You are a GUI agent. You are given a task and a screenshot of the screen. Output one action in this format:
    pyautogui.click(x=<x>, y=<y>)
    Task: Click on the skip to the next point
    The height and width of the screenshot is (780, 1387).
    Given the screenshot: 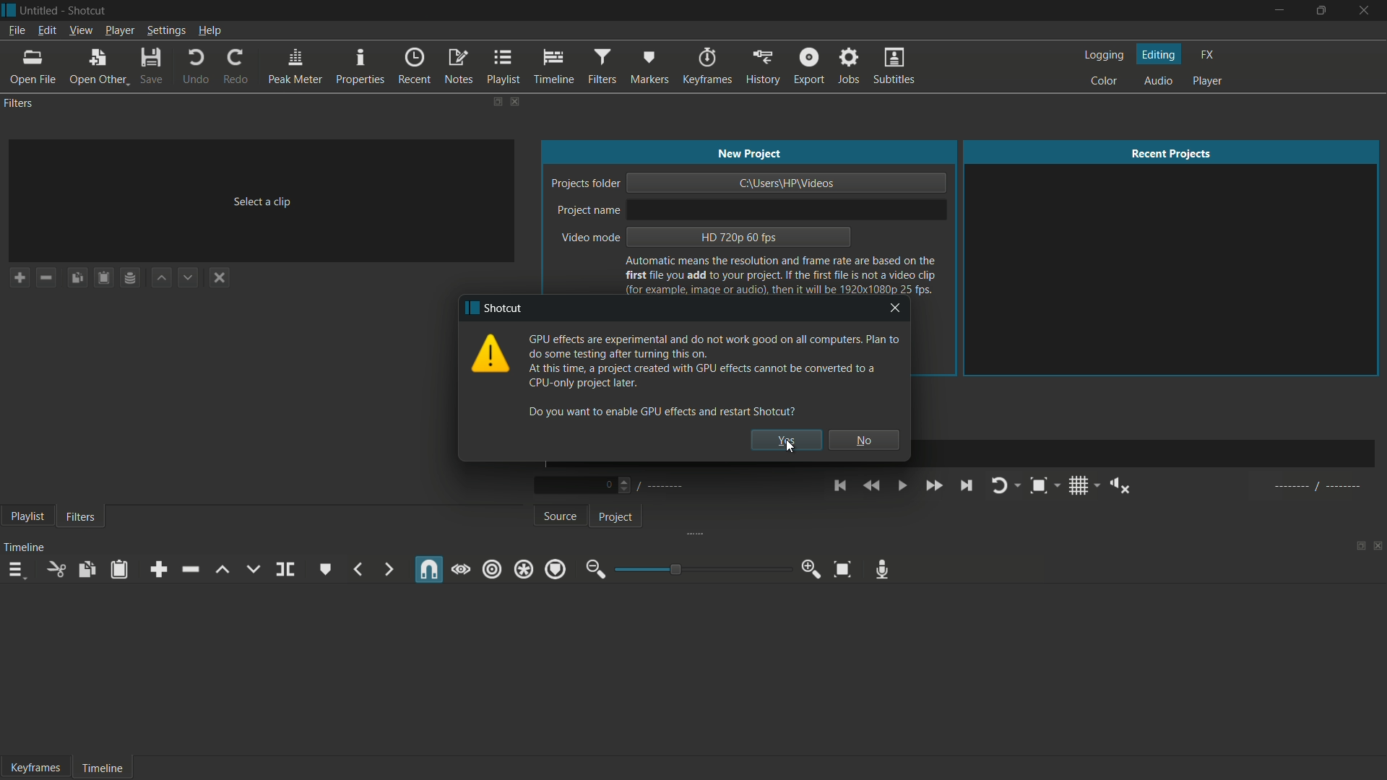 What is the action you would take?
    pyautogui.click(x=966, y=486)
    